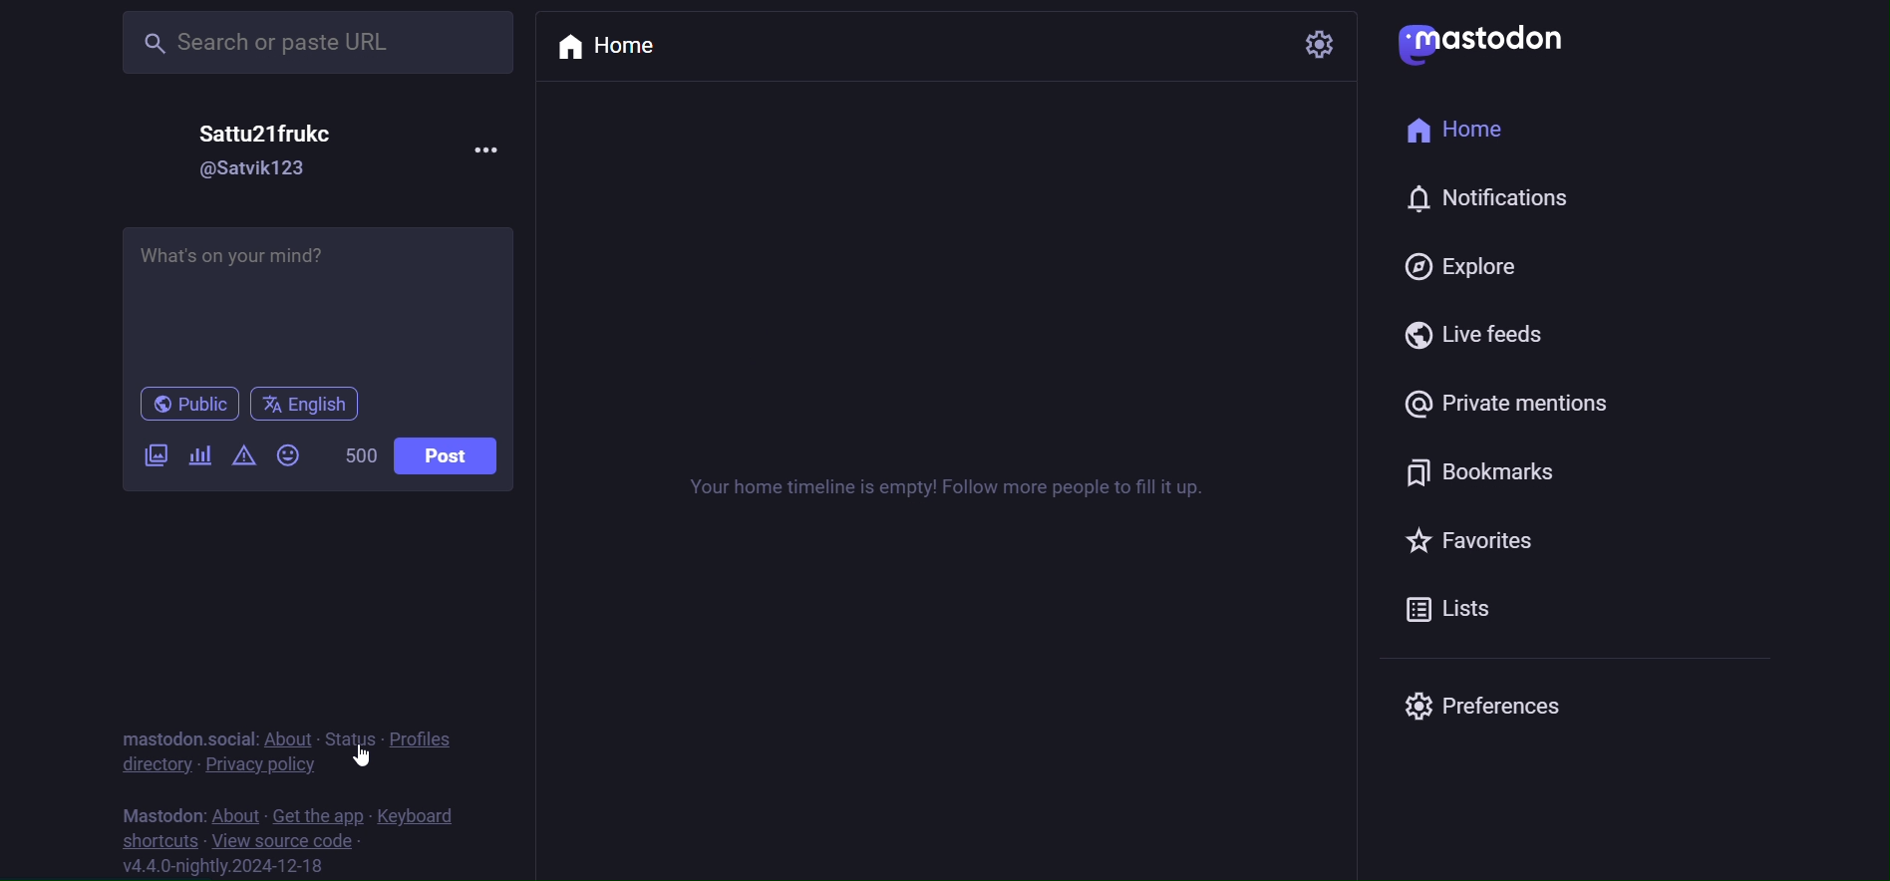  I want to click on About, so click(289, 737).